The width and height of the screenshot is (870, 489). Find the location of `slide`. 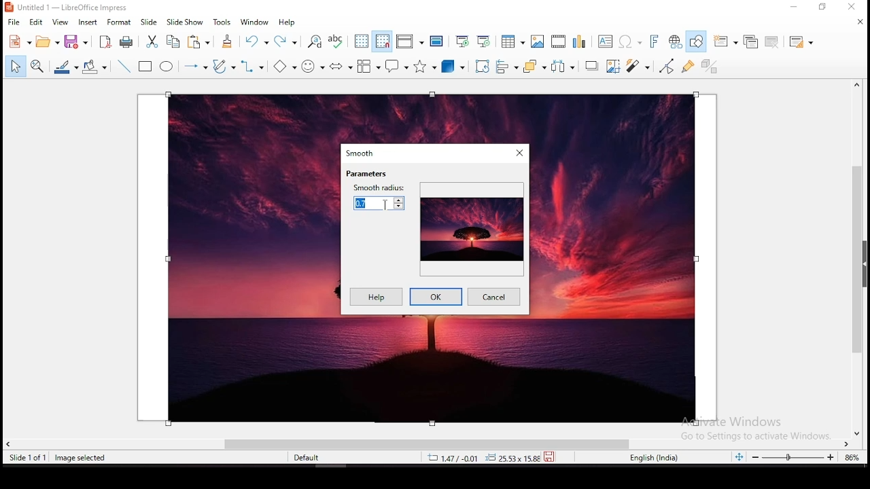

slide is located at coordinates (150, 22).